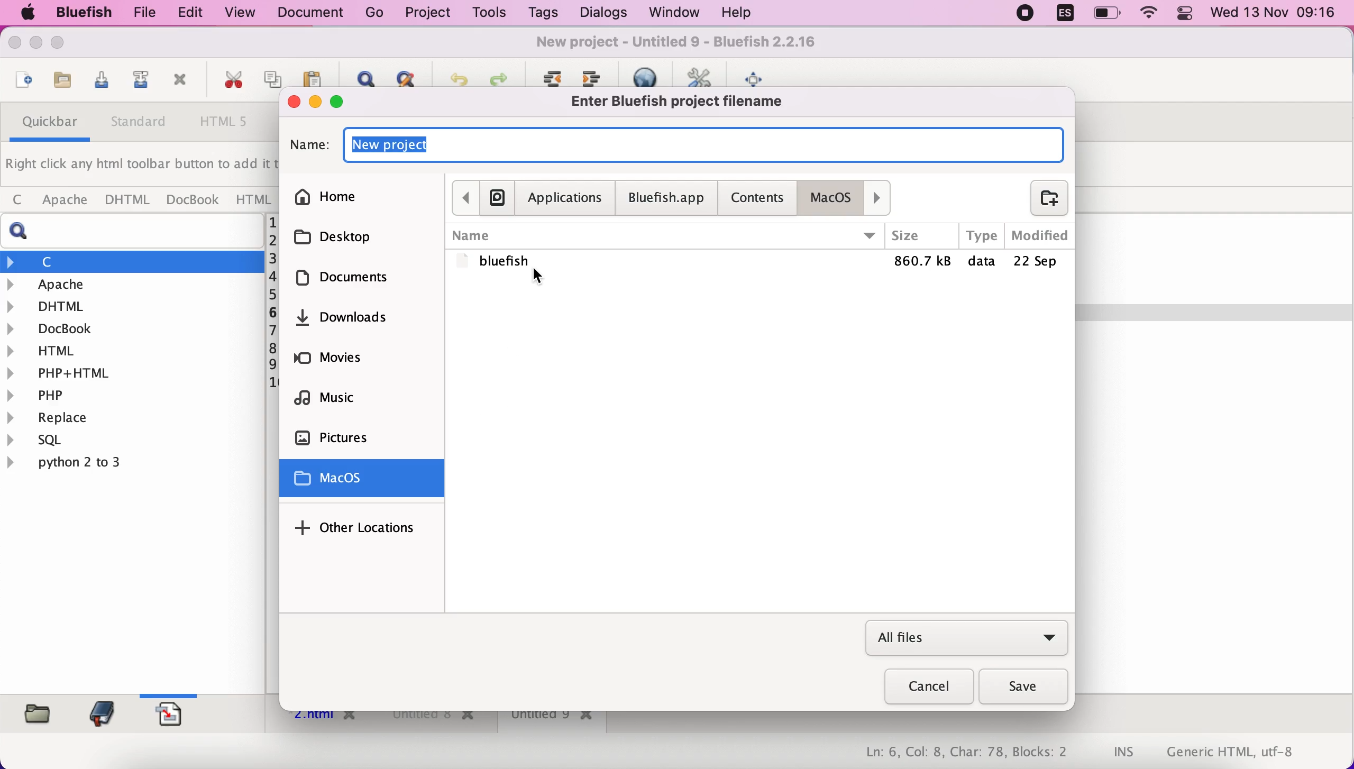 This screenshot has height=769, width=1354. Describe the element at coordinates (368, 438) in the screenshot. I see `pictures` at that location.